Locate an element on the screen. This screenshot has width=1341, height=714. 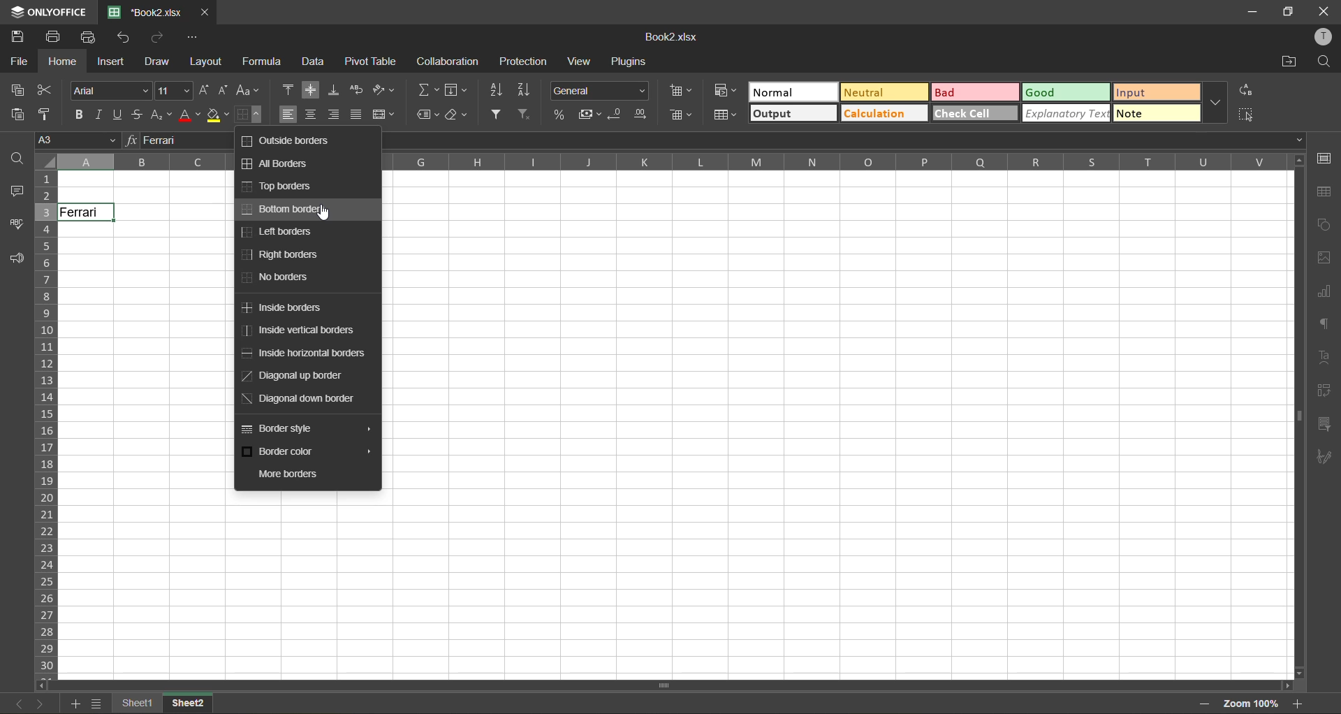
border color is located at coordinates (308, 453).